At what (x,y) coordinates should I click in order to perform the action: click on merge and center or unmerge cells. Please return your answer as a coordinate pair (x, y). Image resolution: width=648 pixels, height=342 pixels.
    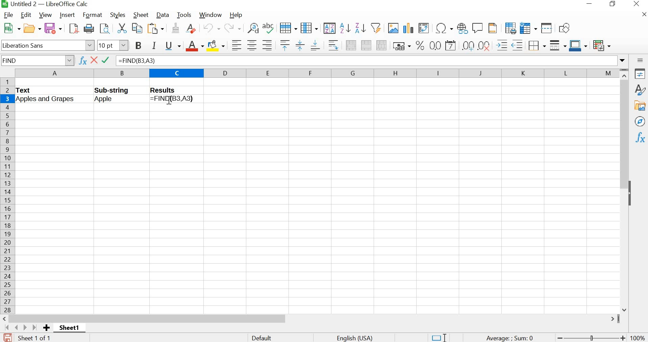
    Looking at the image, I should click on (351, 45).